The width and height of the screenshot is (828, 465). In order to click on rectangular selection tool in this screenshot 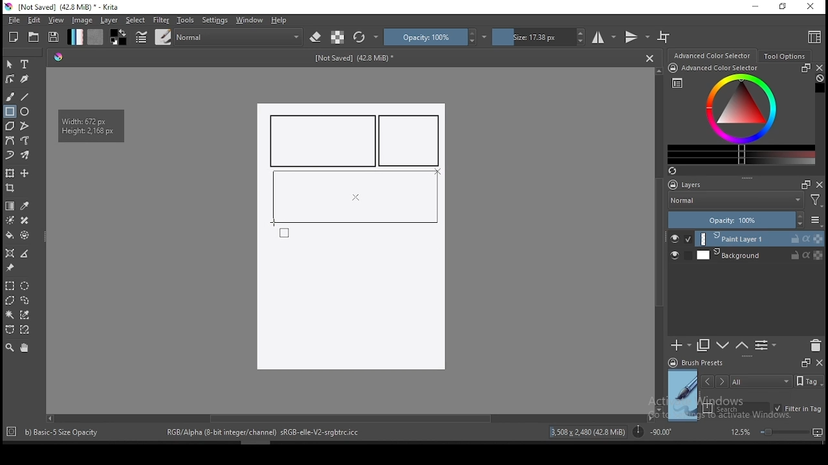, I will do `click(9, 285)`.